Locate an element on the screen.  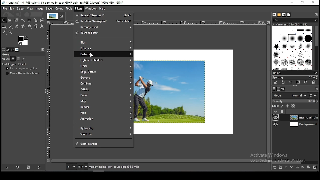
tools is located at coordinates (69, 9).